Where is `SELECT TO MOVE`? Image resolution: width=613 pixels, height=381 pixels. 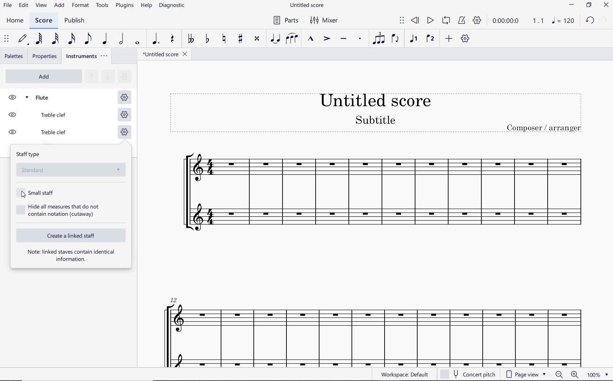
SELECT TO MOVE is located at coordinates (401, 20).